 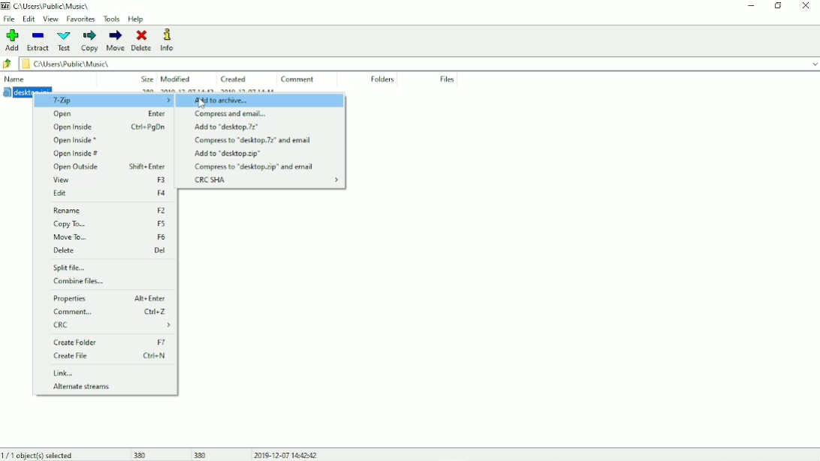 What do you see at coordinates (200, 454) in the screenshot?
I see `380` at bounding box center [200, 454].